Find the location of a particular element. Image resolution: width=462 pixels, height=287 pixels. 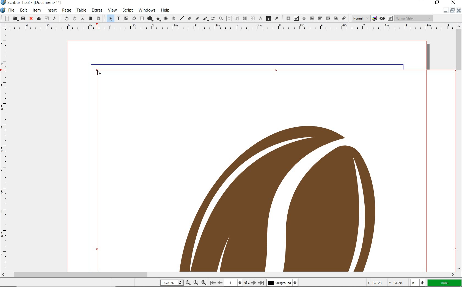

cursor coordinates is located at coordinates (386, 283).